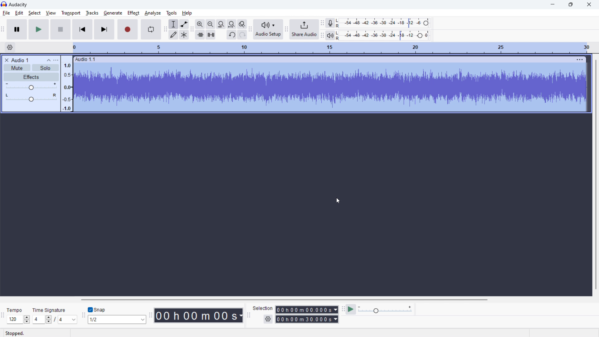 This screenshot has height=337, width=599. I want to click on undo, so click(231, 35).